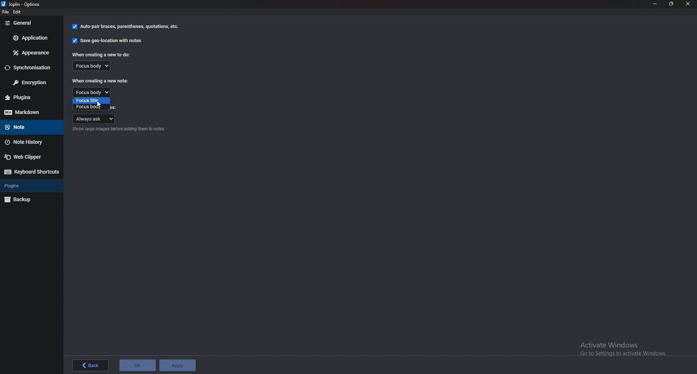 The width and height of the screenshot is (697, 374). Describe the element at coordinates (178, 365) in the screenshot. I see `apply` at that location.